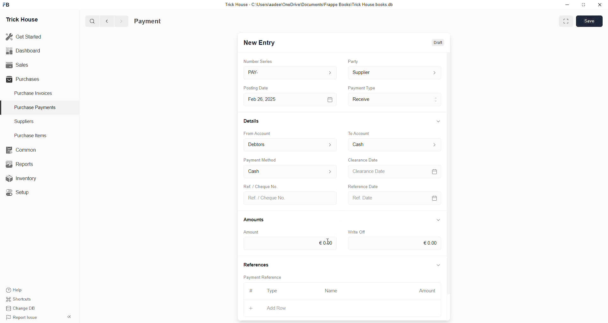  I want to click on From Account, so click(291, 144).